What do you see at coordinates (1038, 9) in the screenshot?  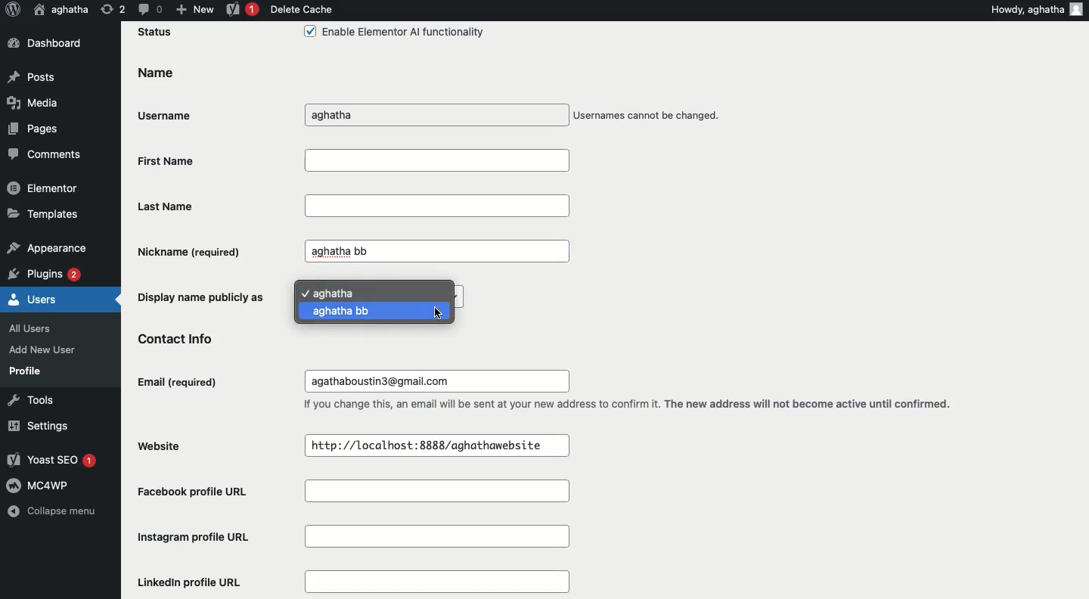 I see `Howdy, aghatha` at bounding box center [1038, 9].